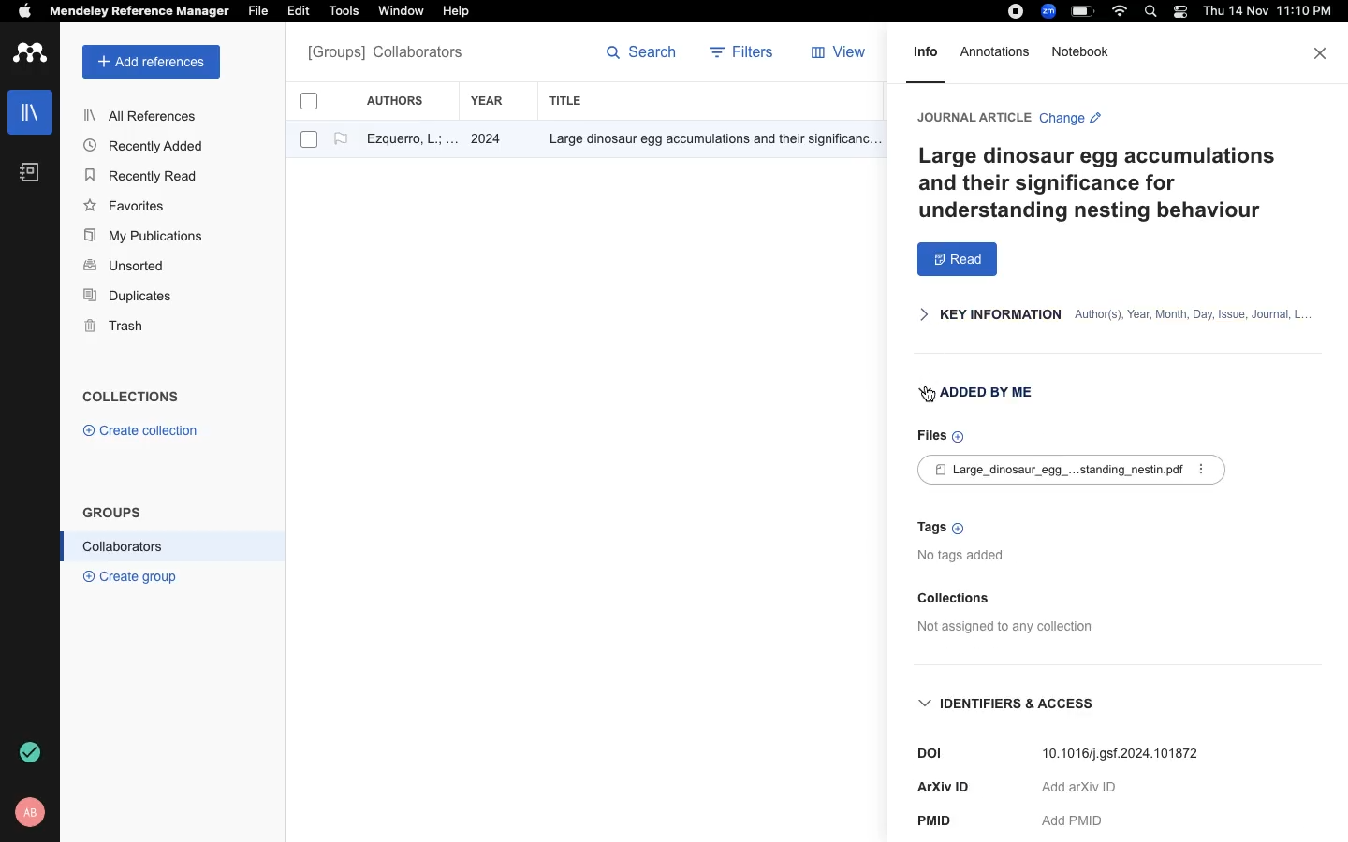 The height and width of the screenshot is (842, 1348). I want to click on ‘Aad arXiv ID, so click(1085, 789).